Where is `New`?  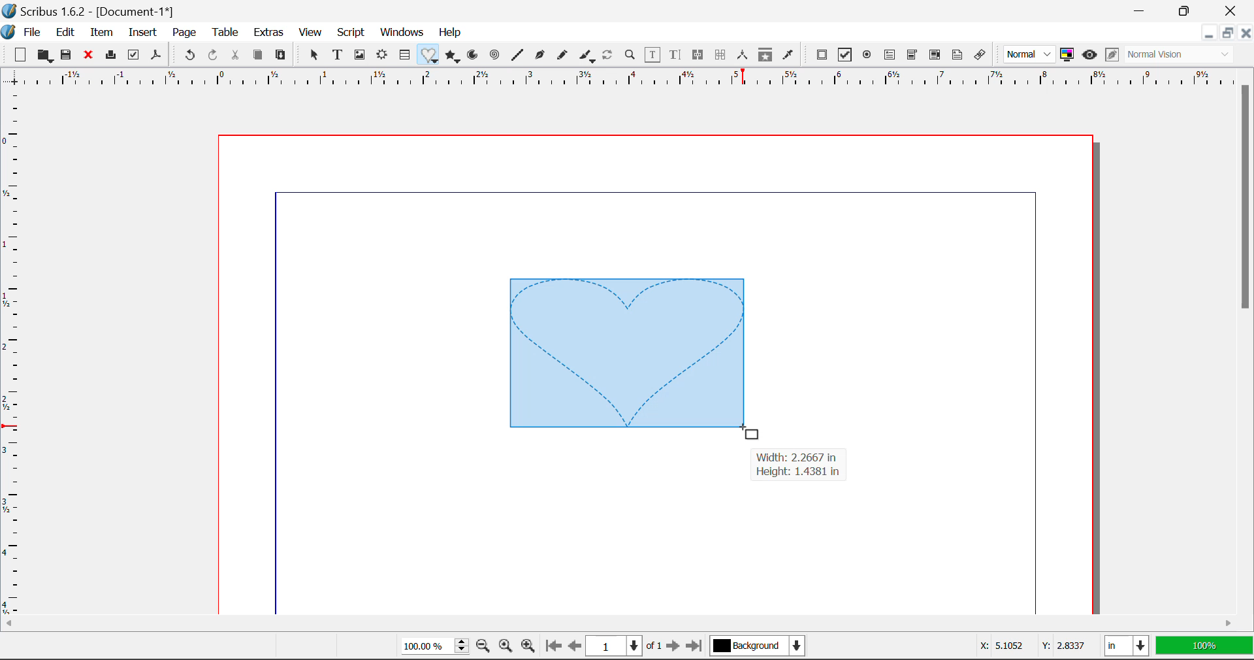 New is located at coordinates (20, 57).